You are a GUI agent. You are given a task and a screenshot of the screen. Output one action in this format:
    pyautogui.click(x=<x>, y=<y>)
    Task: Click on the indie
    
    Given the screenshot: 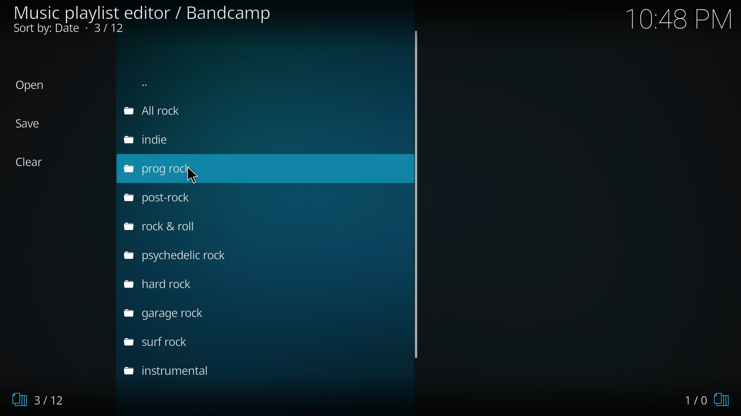 What is the action you would take?
    pyautogui.click(x=165, y=140)
    